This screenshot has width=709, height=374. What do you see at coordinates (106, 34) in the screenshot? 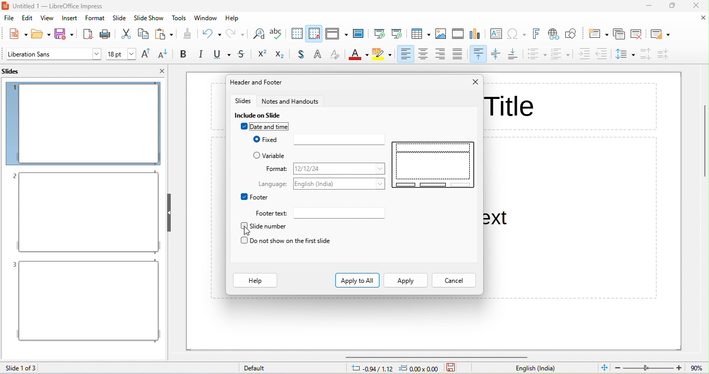
I see `print` at bounding box center [106, 34].